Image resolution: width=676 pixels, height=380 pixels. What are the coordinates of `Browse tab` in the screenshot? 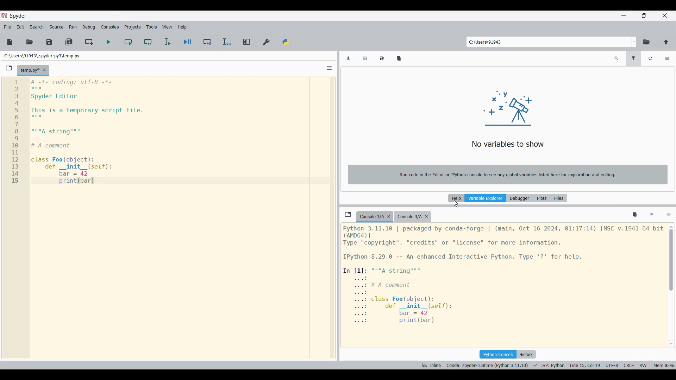 It's located at (348, 214).